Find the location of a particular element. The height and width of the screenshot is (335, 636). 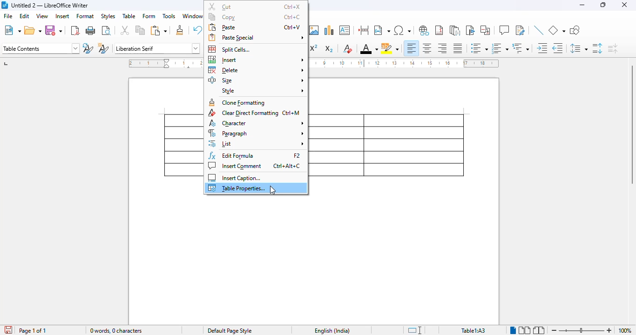

show track changes functions is located at coordinates (521, 30).